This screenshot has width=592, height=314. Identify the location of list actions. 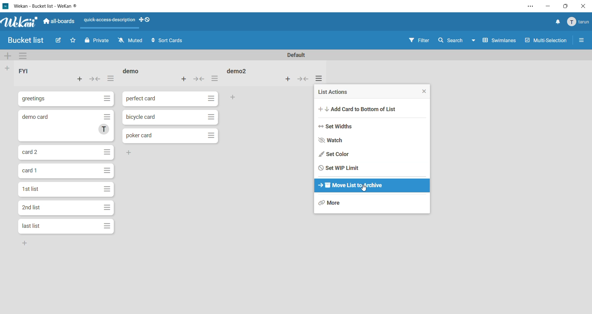
(335, 92).